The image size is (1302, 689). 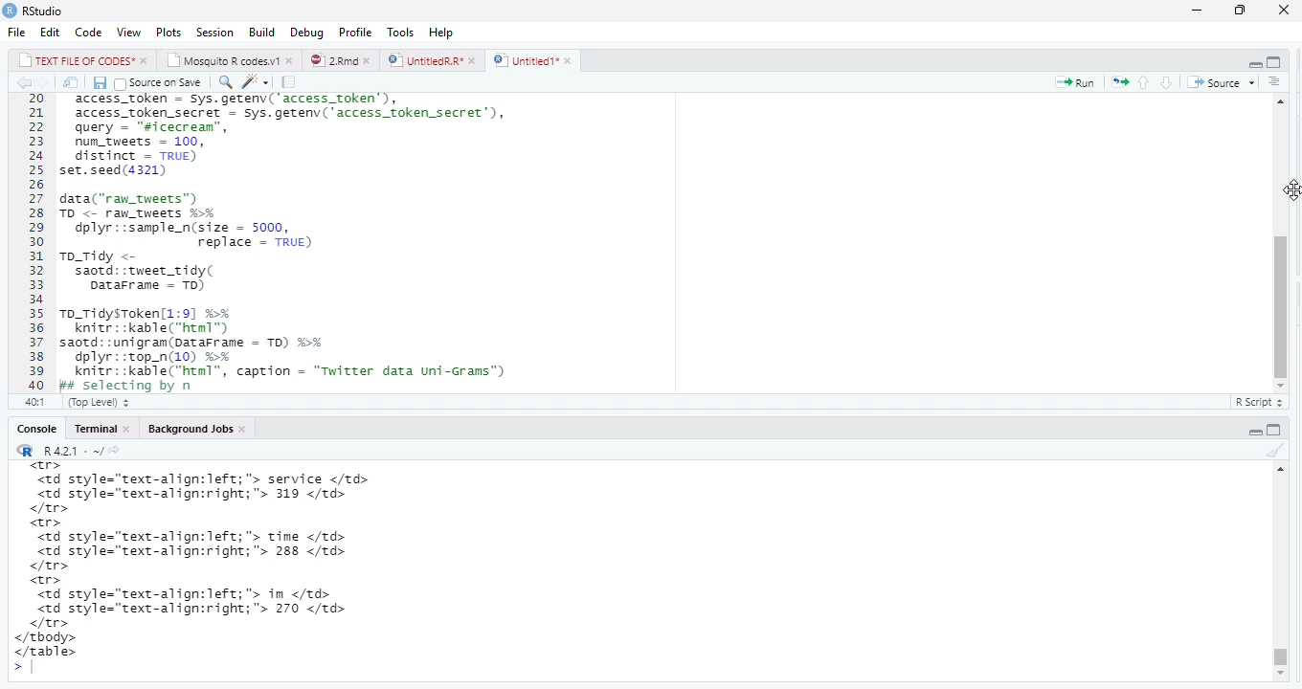 What do you see at coordinates (128, 31) in the screenshot?
I see `View` at bounding box center [128, 31].